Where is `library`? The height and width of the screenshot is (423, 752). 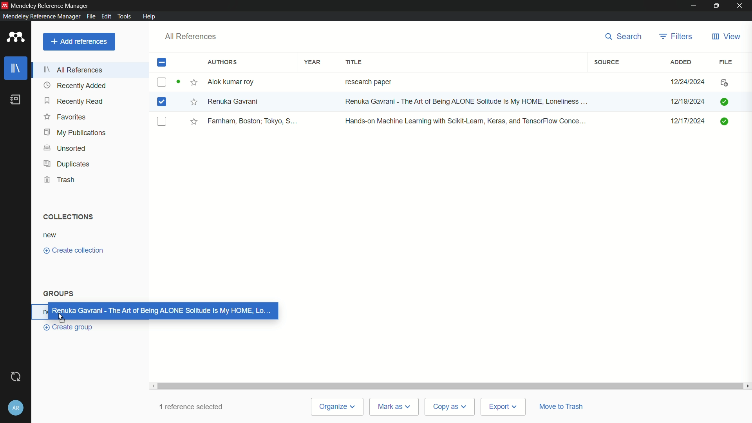 library is located at coordinates (17, 69).